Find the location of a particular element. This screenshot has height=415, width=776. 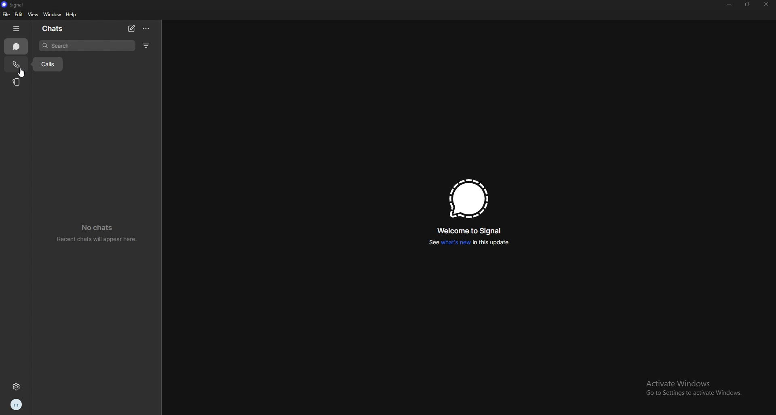

signal logo is located at coordinates (469, 198).